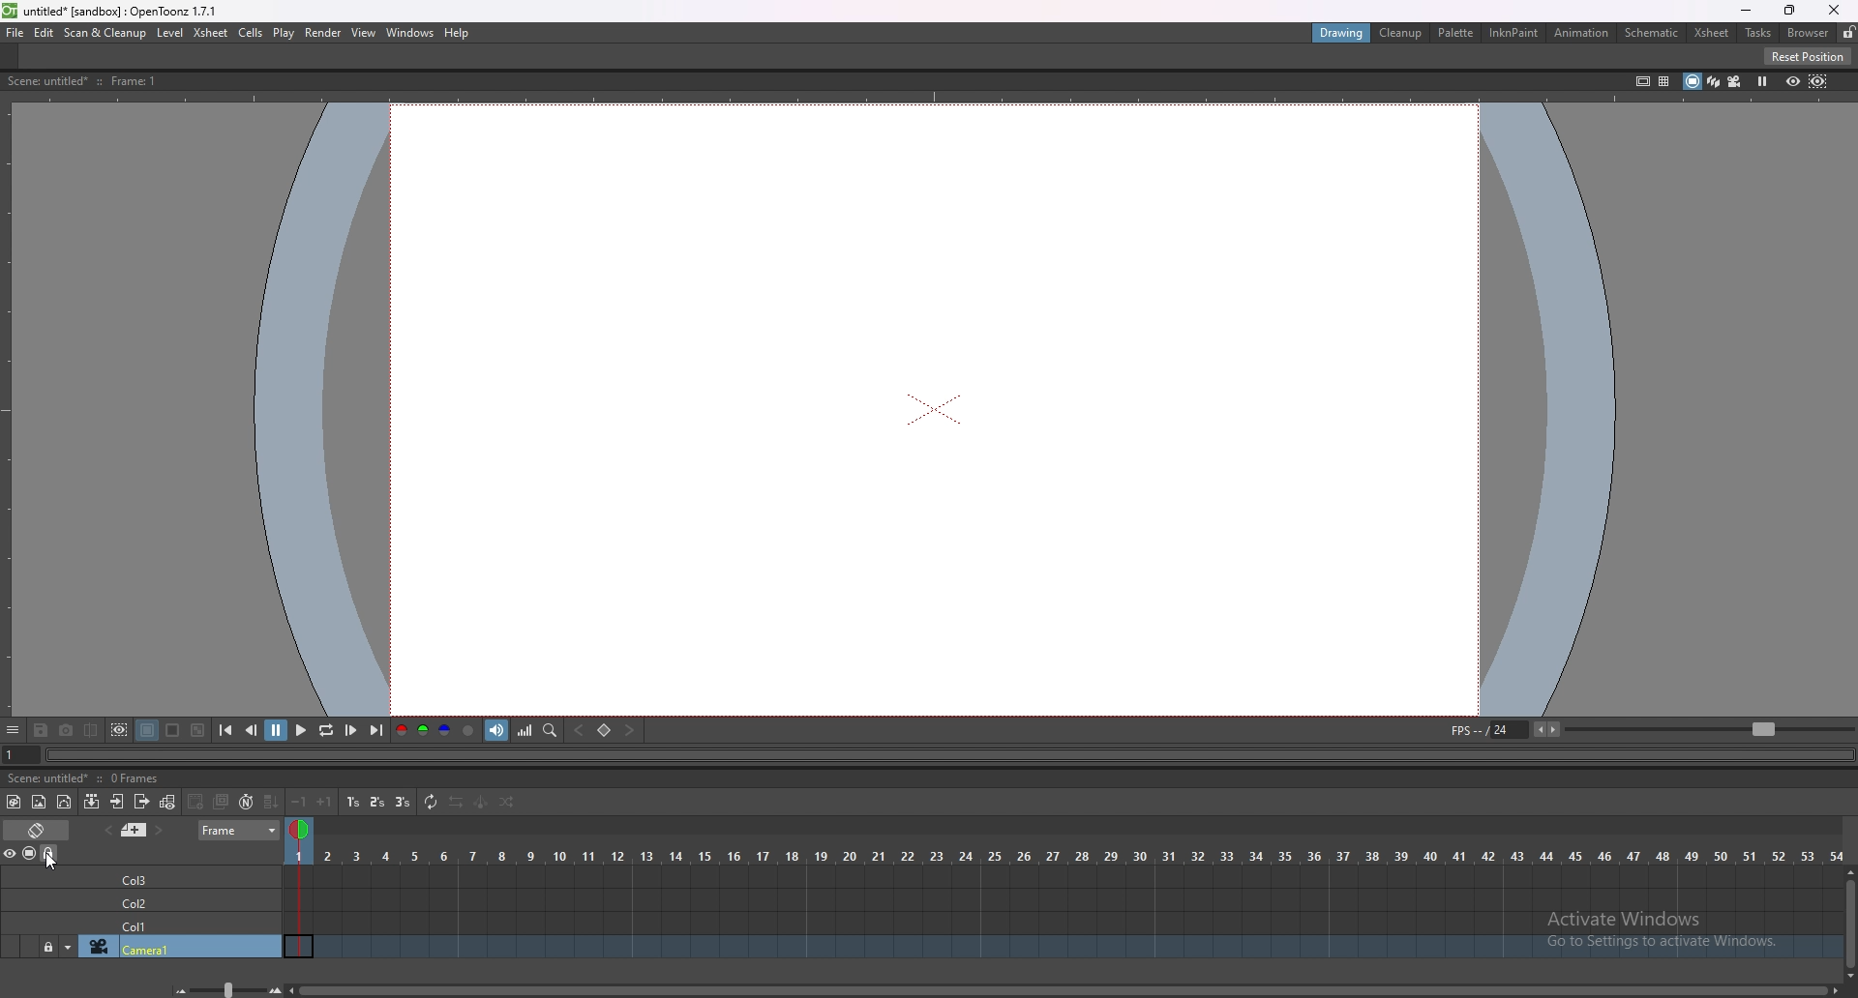 The image size is (1858, 998). I want to click on timeline, so click(1063, 898).